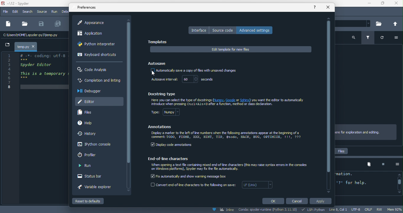 The image size is (403, 213). What do you see at coordinates (227, 135) in the screenshot?
I see `text annotations` at bounding box center [227, 135].